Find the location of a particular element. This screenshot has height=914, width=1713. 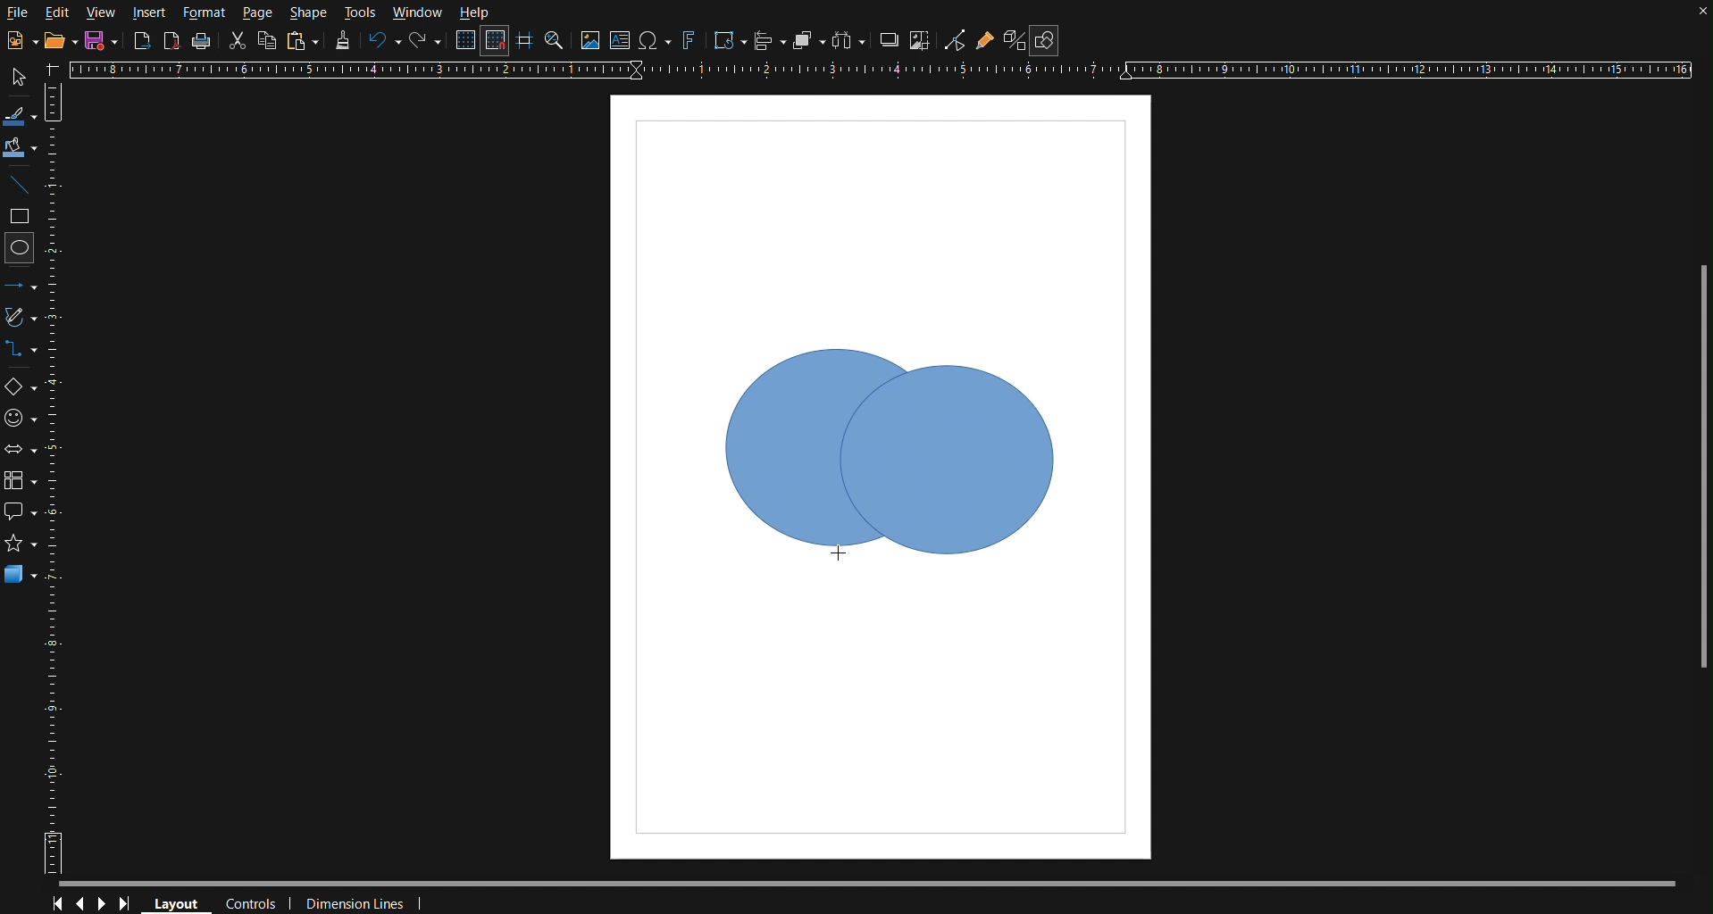

Fontworks is located at coordinates (689, 41).